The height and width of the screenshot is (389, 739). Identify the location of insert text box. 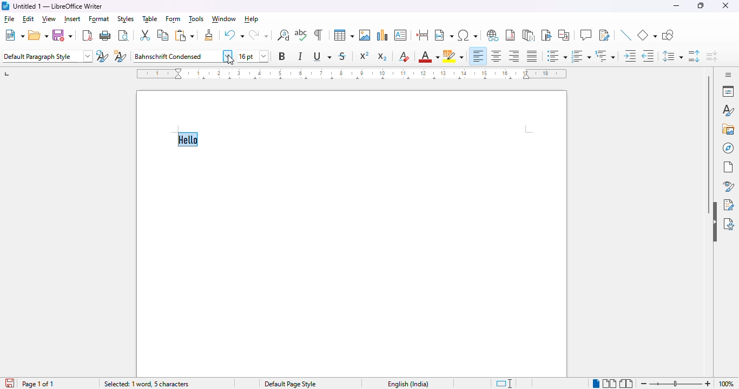
(400, 35).